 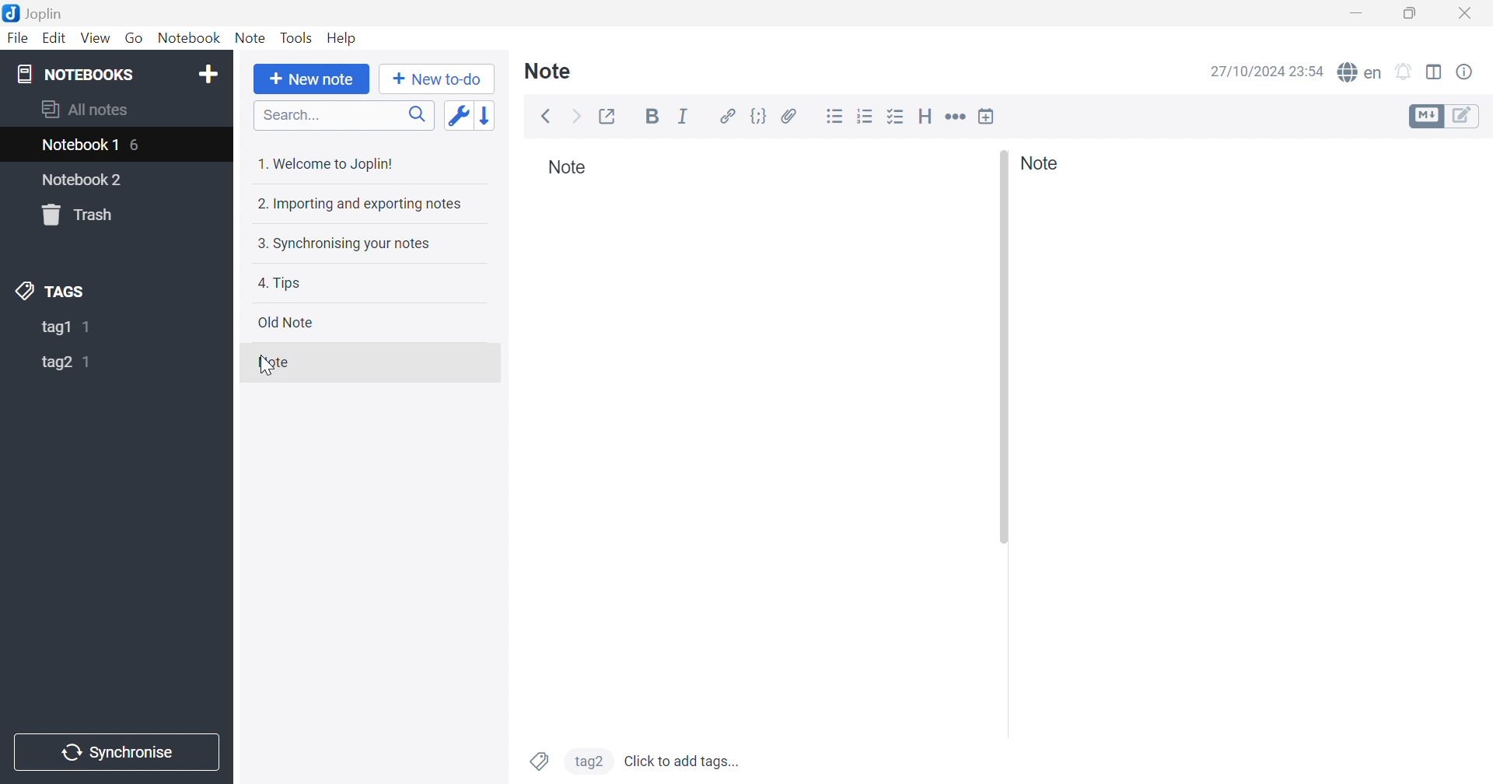 What do you see at coordinates (53, 291) in the screenshot?
I see `TAGS` at bounding box center [53, 291].